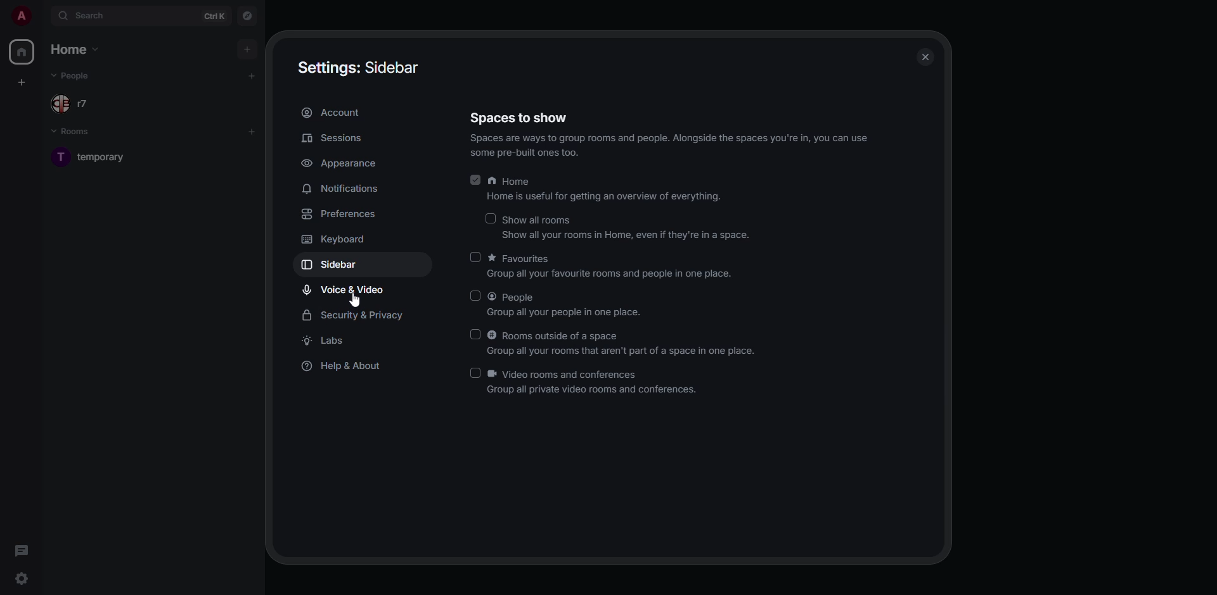  Describe the element at coordinates (569, 303) in the screenshot. I see `people` at that location.